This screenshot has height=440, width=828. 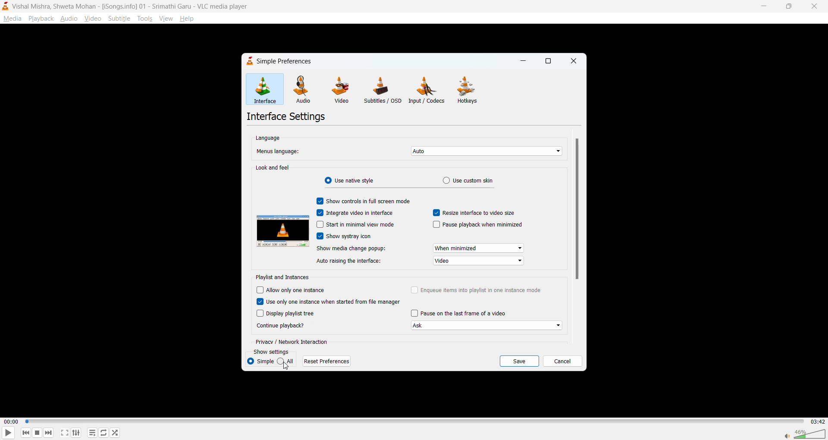 What do you see at coordinates (805, 433) in the screenshot?
I see `volume` at bounding box center [805, 433].